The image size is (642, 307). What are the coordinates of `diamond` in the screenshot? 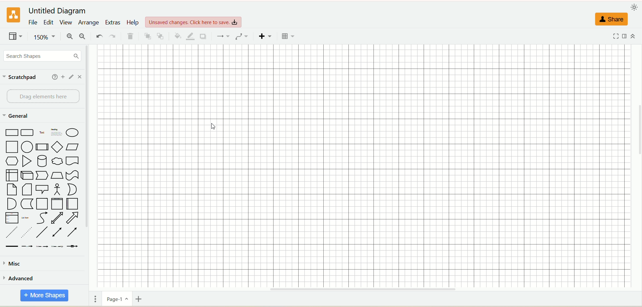 It's located at (57, 146).